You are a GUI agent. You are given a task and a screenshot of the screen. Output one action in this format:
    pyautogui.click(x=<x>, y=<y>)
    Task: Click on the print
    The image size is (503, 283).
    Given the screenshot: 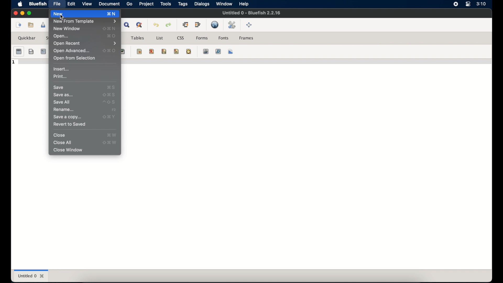 What is the action you would take?
    pyautogui.click(x=60, y=76)
    